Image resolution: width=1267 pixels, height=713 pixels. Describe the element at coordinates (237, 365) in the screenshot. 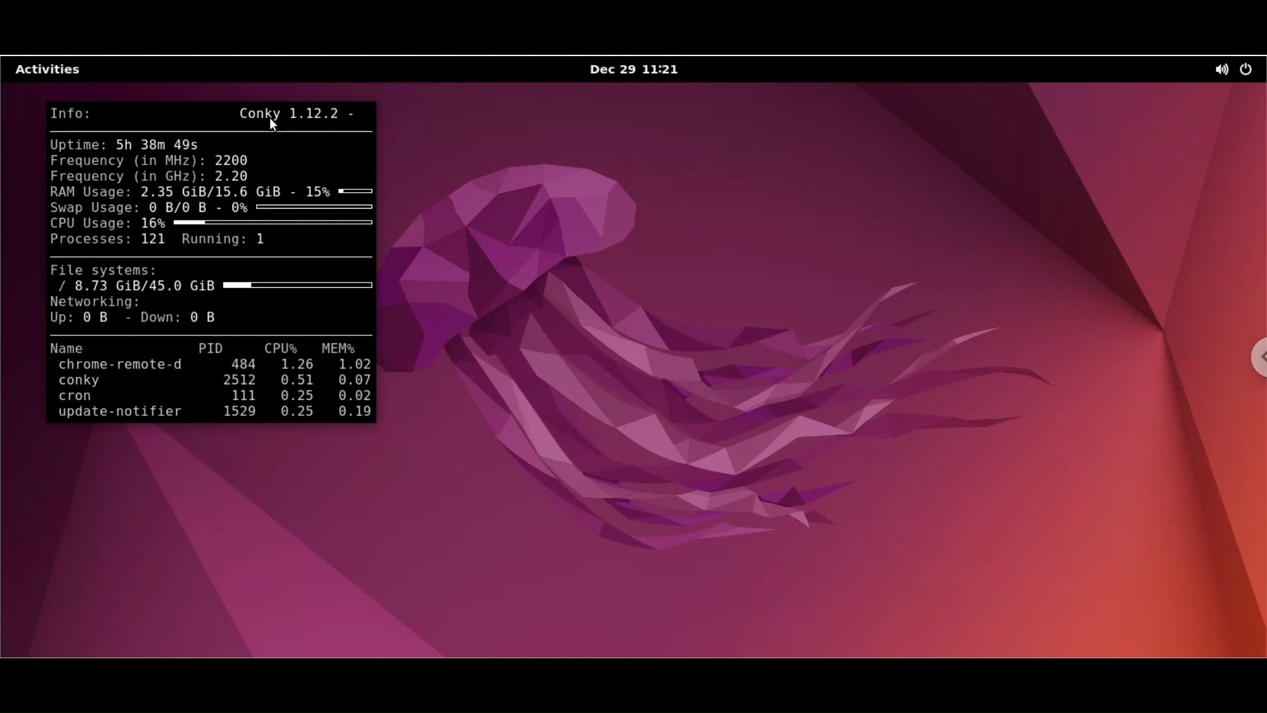

I see `484` at that location.